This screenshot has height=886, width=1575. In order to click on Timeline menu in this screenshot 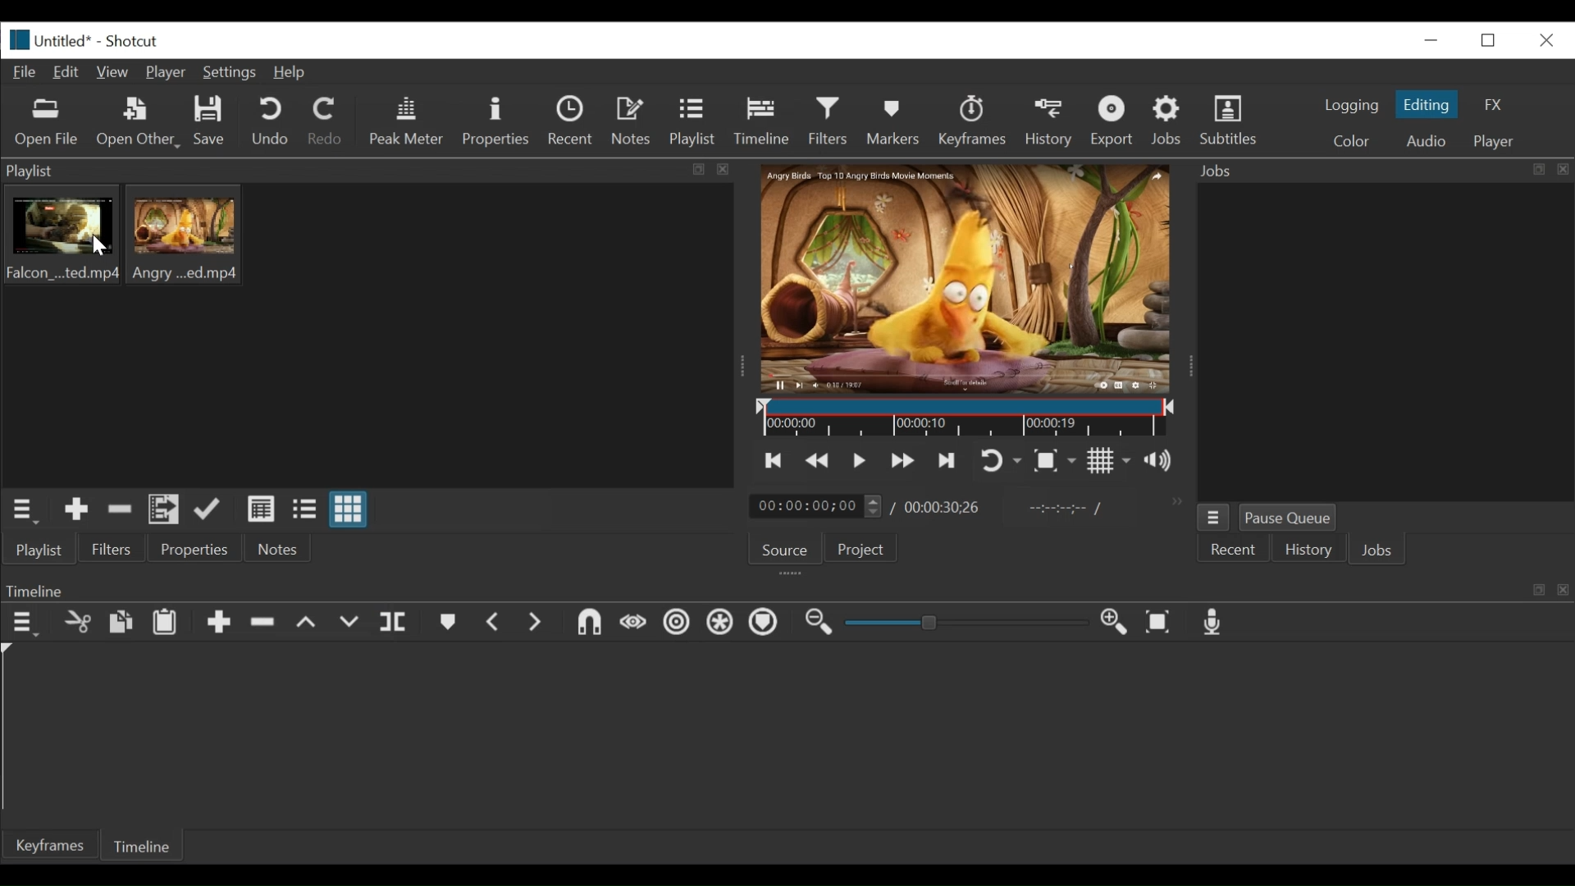, I will do `click(27, 623)`.